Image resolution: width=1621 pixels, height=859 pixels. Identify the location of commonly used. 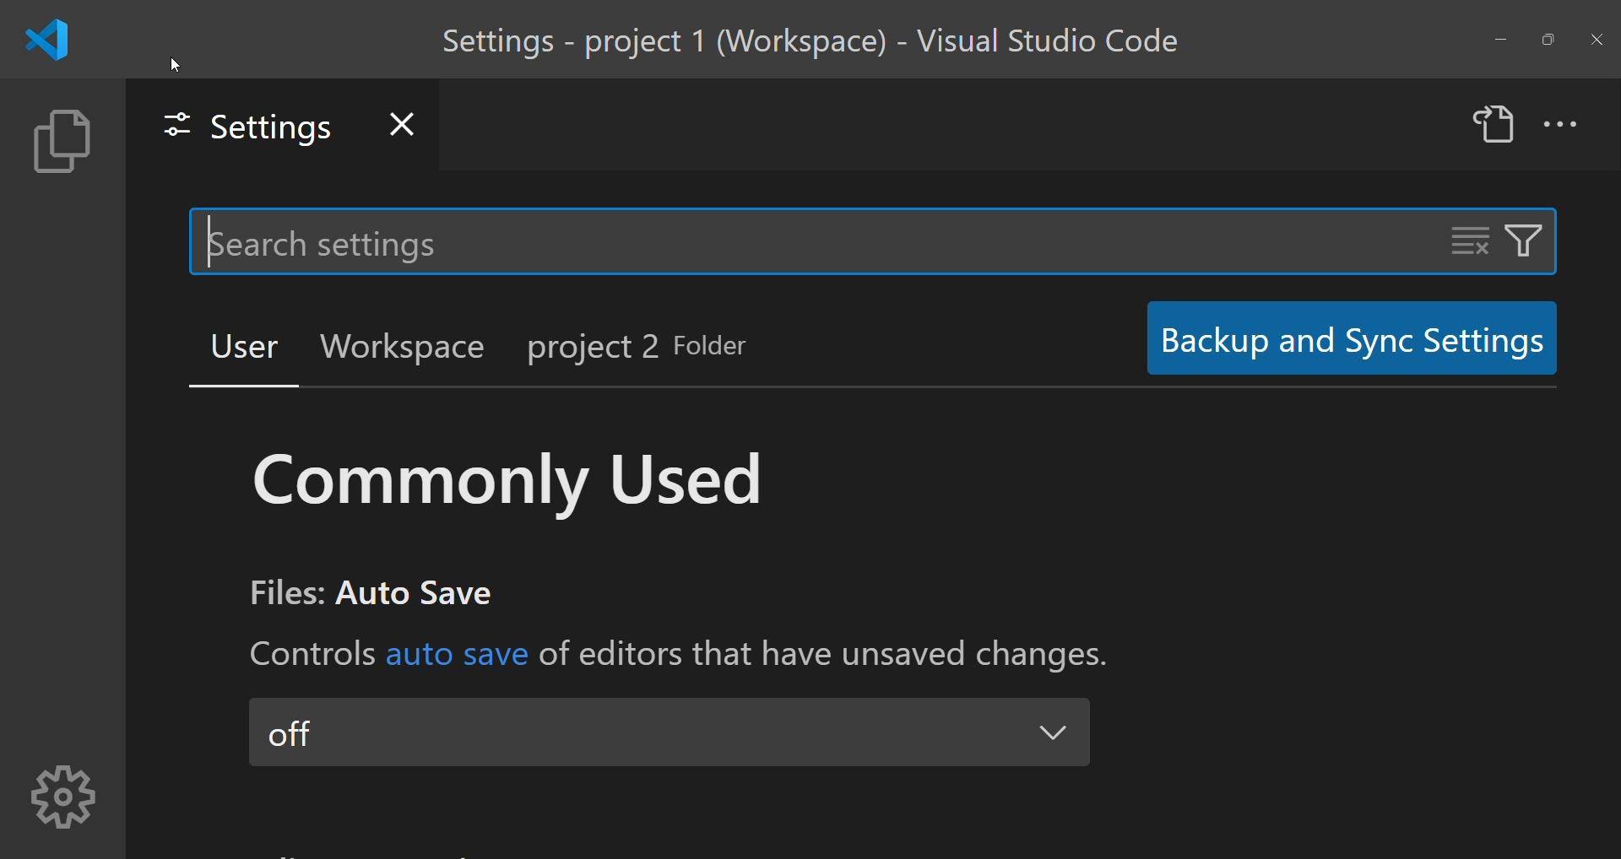
(535, 476).